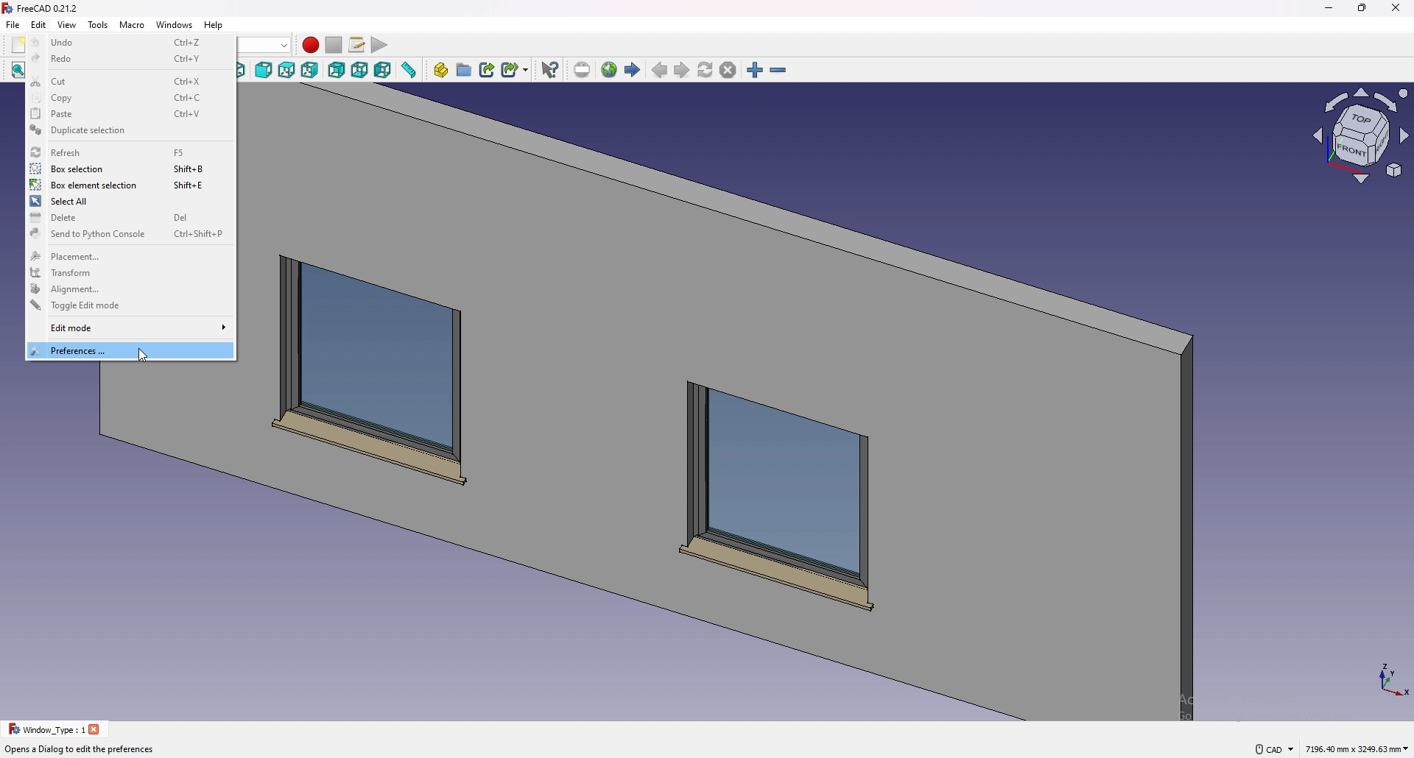 Image resolution: width=1414 pixels, height=758 pixels. Describe the element at coordinates (360, 71) in the screenshot. I see `bottom` at that location.